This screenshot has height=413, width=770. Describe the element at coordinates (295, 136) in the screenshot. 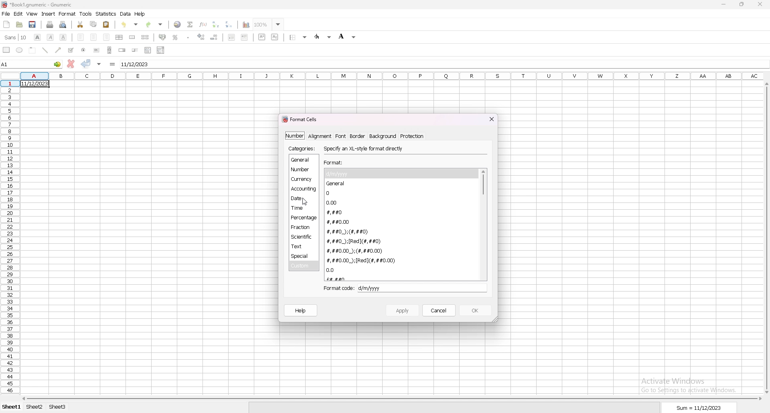

I see `number` at that location.